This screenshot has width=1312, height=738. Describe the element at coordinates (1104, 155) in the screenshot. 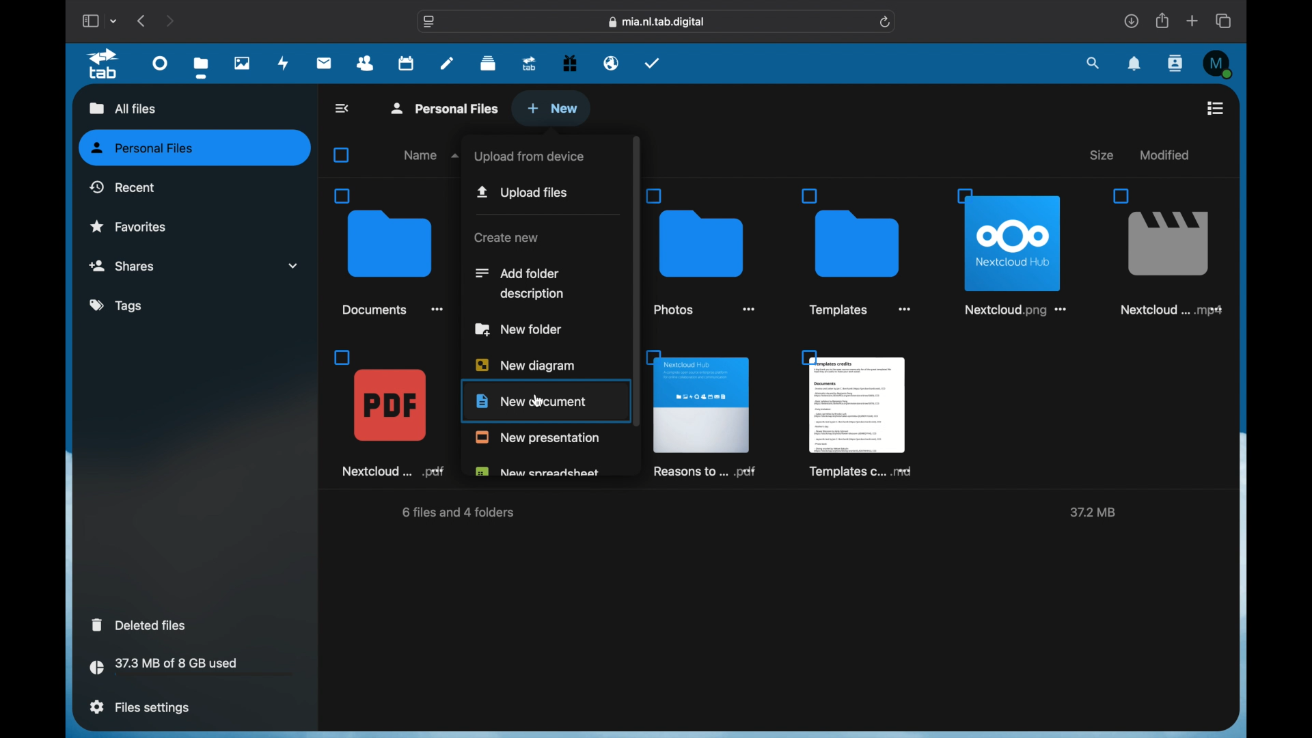

I see `size` at that location.